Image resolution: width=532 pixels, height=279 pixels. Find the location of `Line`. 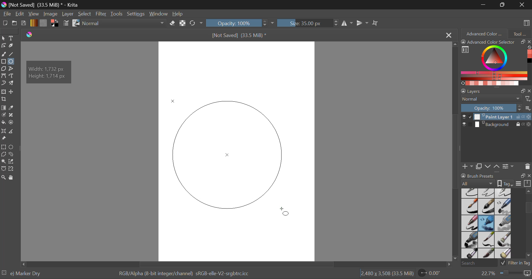

Line is located at coordinates (12, 55).